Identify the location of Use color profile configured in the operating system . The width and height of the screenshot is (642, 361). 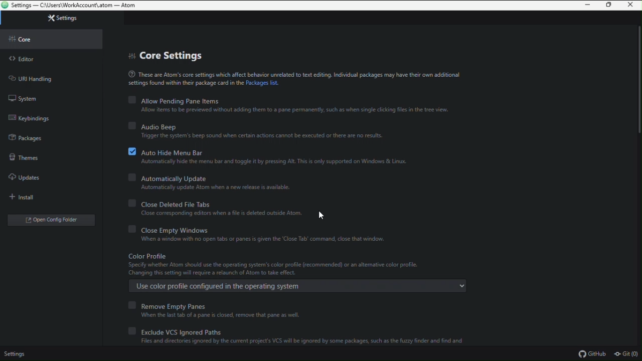
(299, 286).